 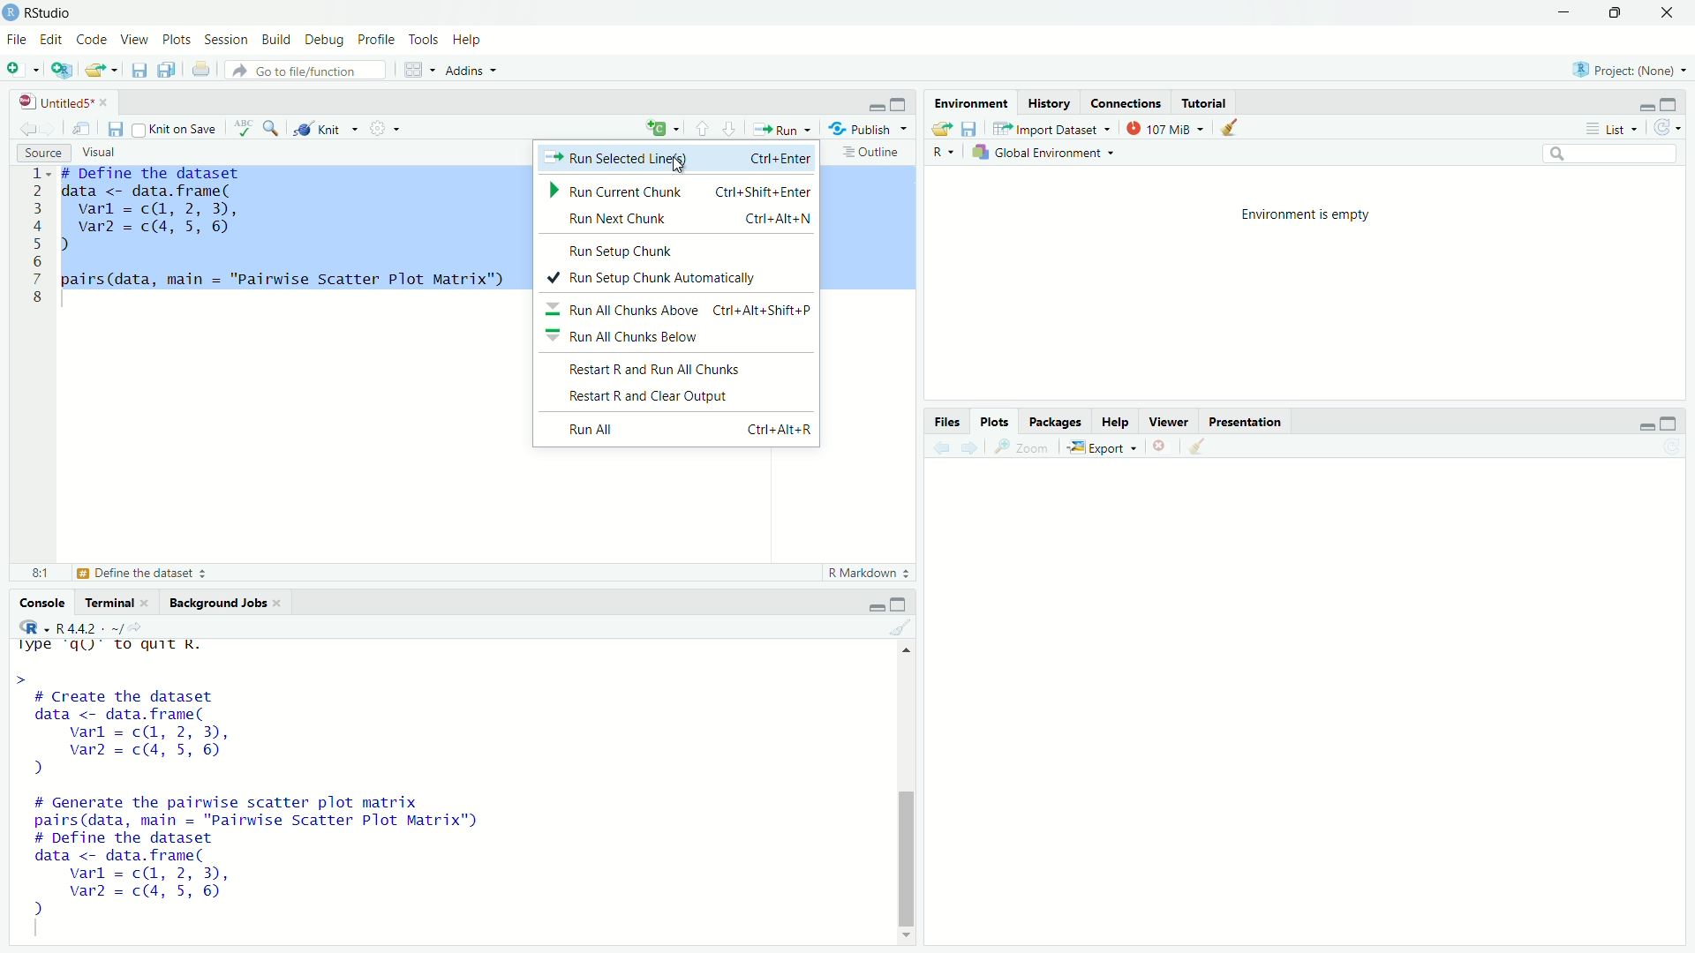 What do you see at coordinates (1126, 102) in the screenshot?
I see `Coordinates` at bounding box center [1126, 102].